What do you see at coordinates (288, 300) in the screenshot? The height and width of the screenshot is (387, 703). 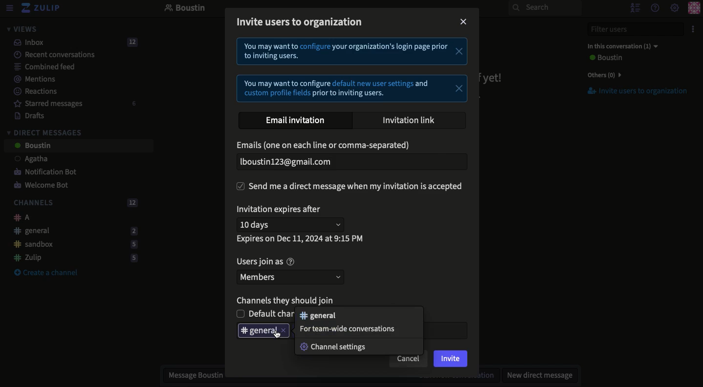 I see `Channels they should join` at bounding box center [288, 300].